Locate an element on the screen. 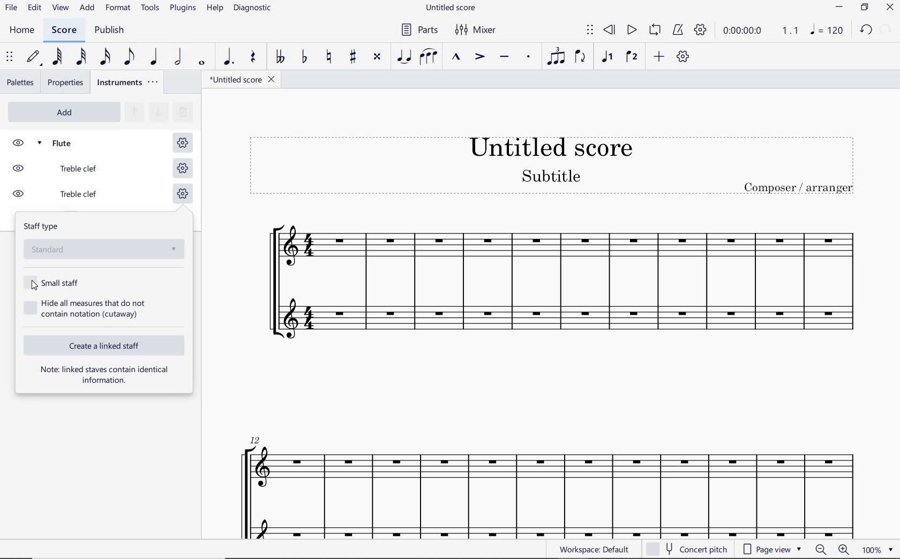 The width and height of the screenshot is (900, 559). FLIP DIRECTION is located at coordinates (581, 59).